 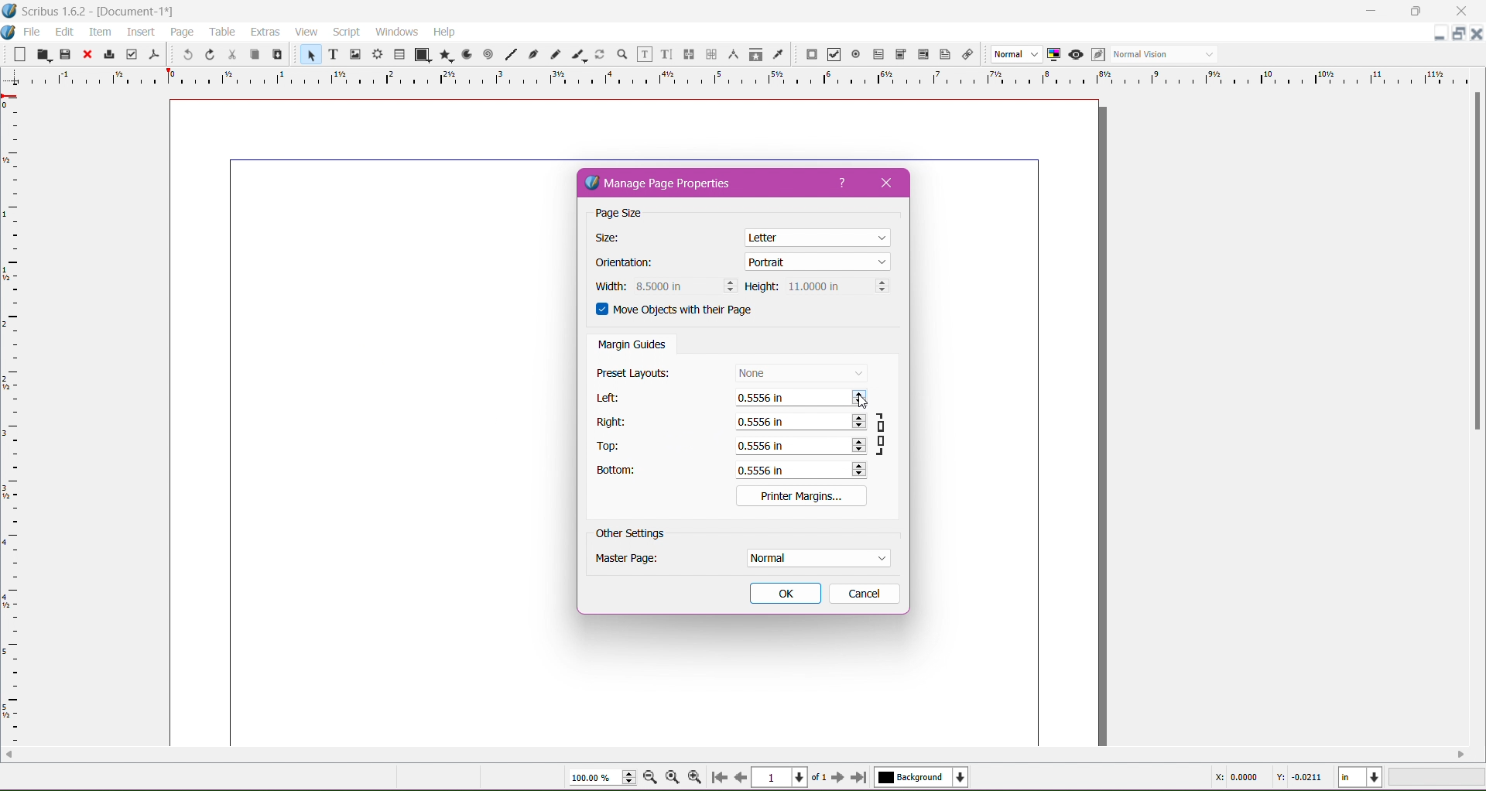 What do you see at coordinates (800, 372) in the screenshot?
I see `Set Preset Layouts` at bounding box center [800, 372].